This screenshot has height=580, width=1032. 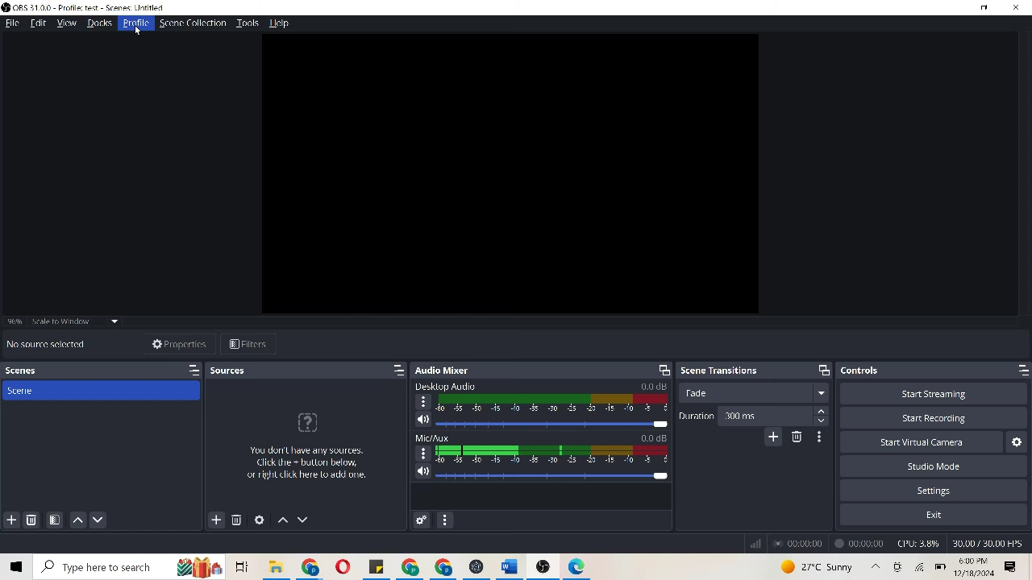 I want to click on help, so click(x=280, y=23).